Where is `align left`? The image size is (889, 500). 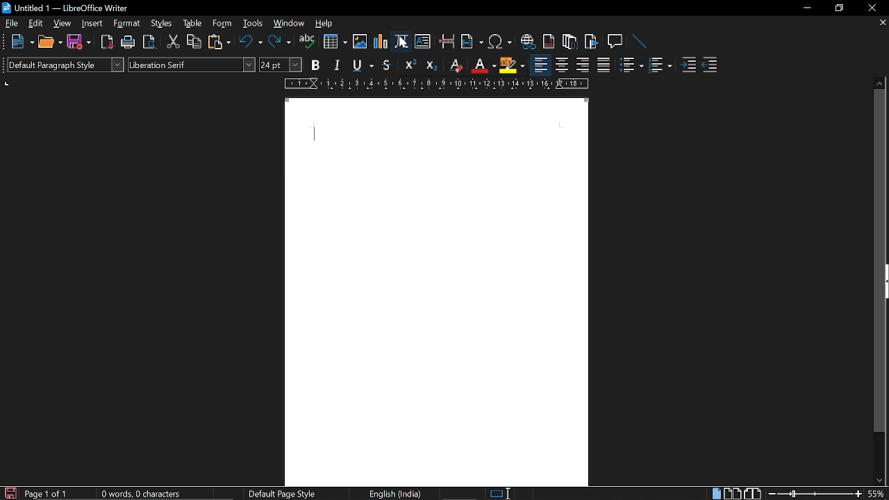 align left is located at coordinates (540, 65).